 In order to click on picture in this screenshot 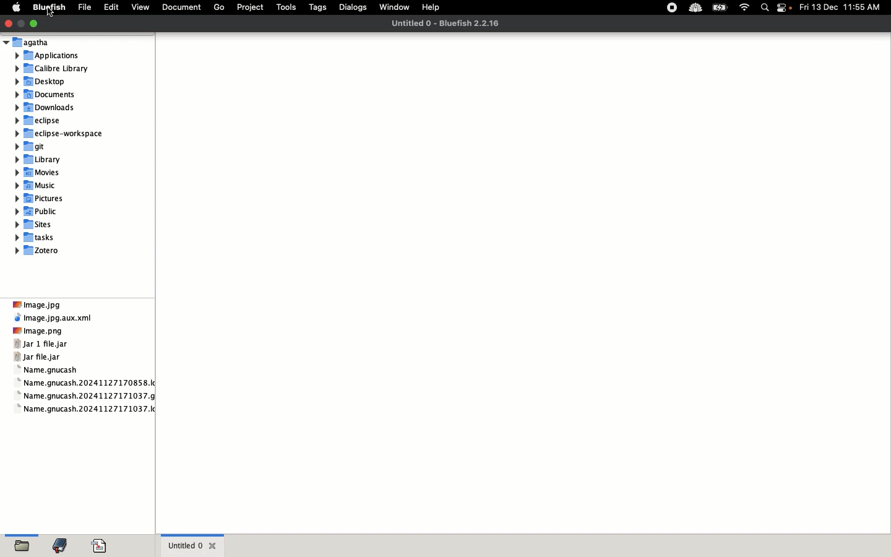, I will do `click(39, 198)`.